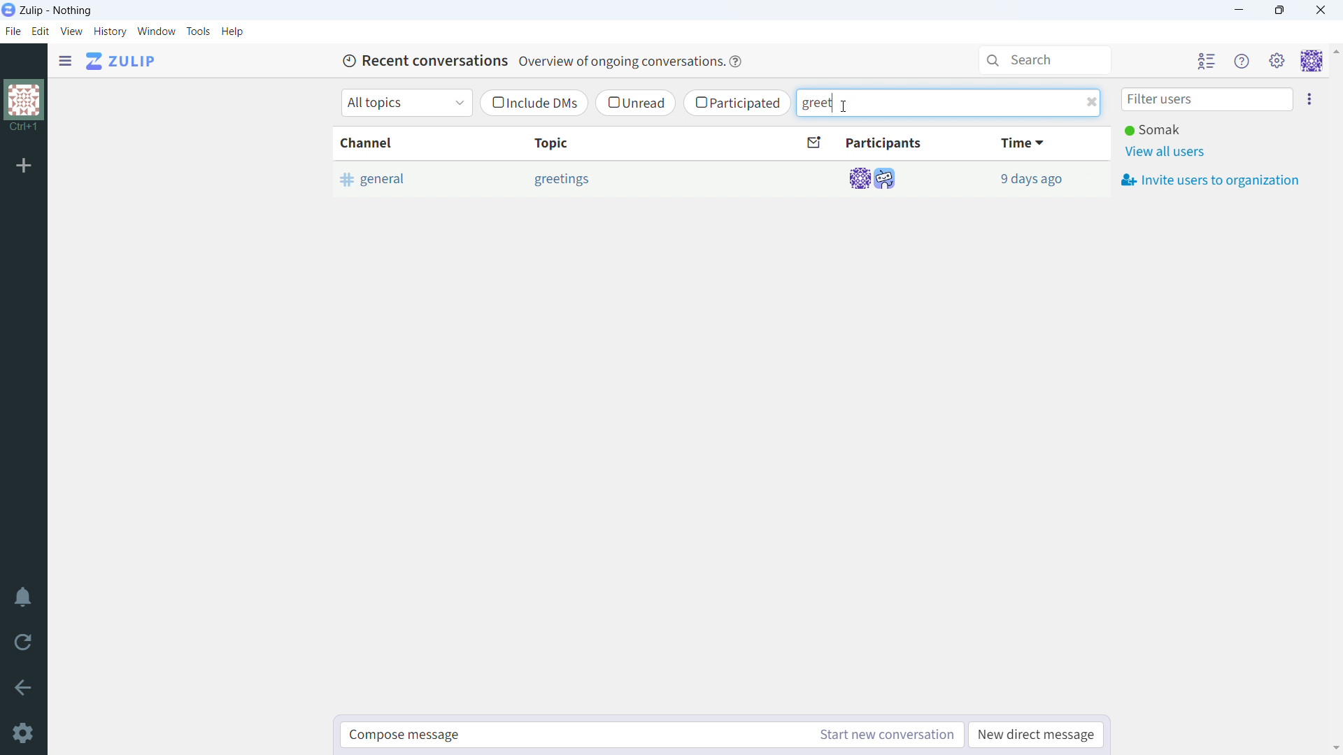 The width and height of the screenshot is (1343, 755). I want to click on minimize, so click(1239, 10).